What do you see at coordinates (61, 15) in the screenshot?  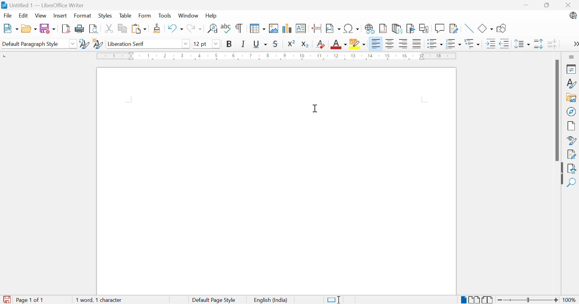 I see `Insert` at bounding box center [61, 15].